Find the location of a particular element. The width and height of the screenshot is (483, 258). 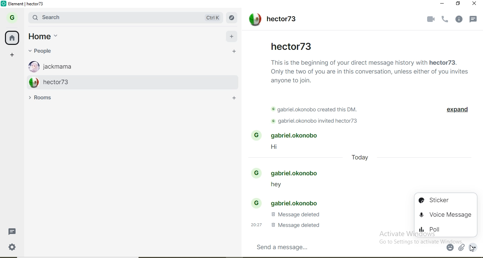

notifications is located at coordinates (475, 20).